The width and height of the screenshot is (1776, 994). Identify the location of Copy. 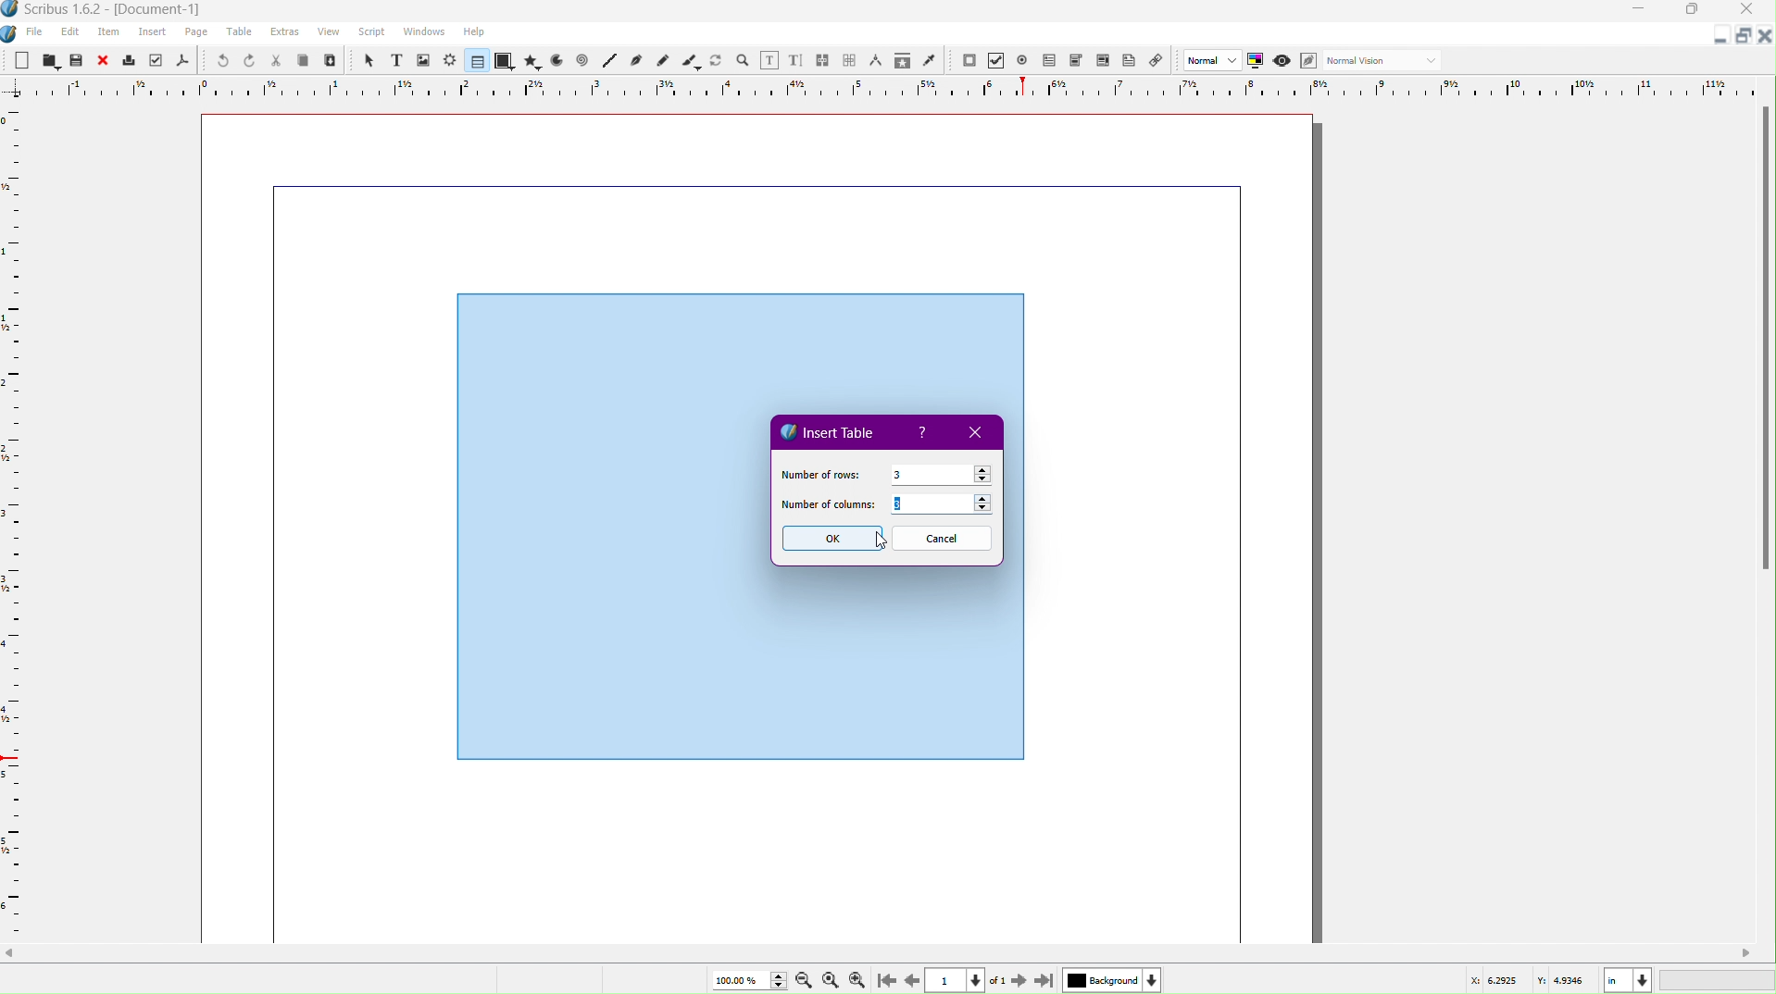
(306, 60).